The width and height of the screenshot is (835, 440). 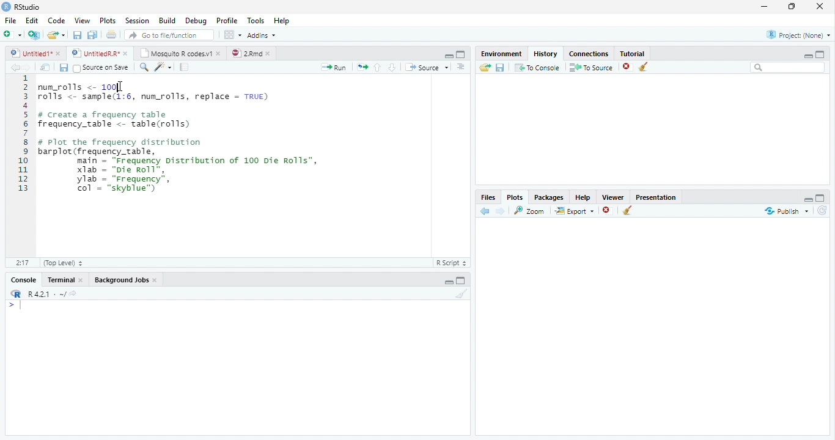 I want to click on Minimize Height, so click(x=807, y=56).